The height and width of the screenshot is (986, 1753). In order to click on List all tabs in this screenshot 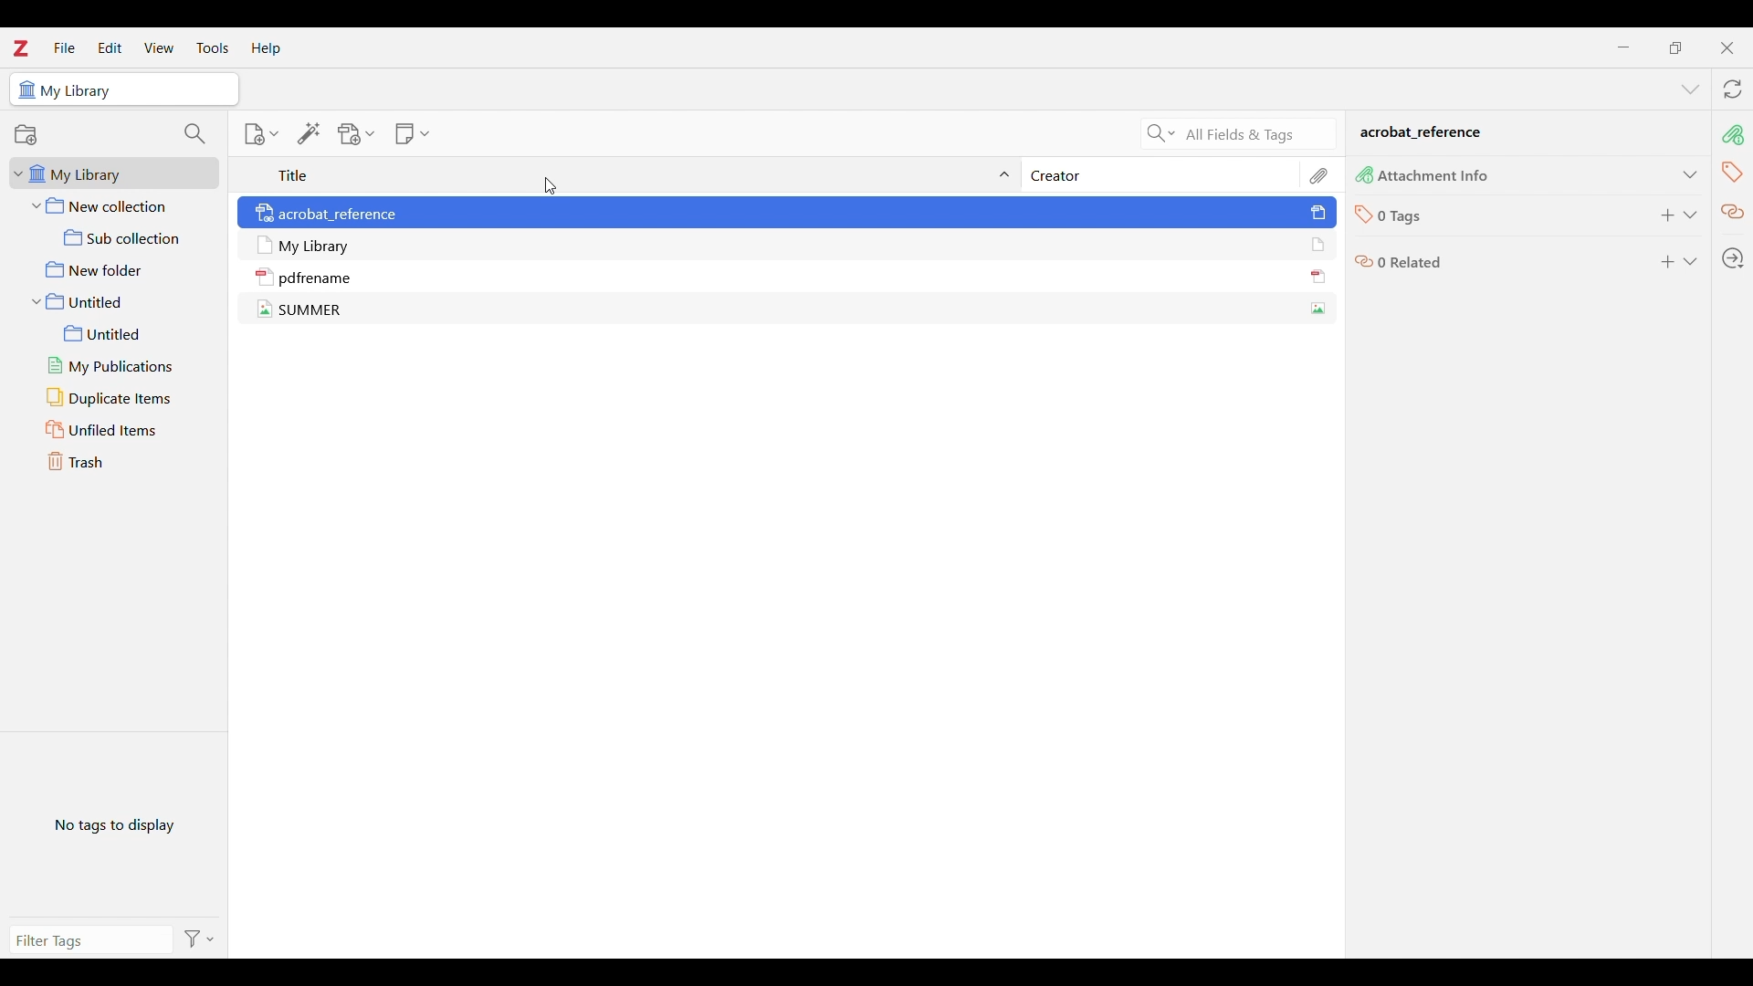, I will do `click(1690, 89)`.